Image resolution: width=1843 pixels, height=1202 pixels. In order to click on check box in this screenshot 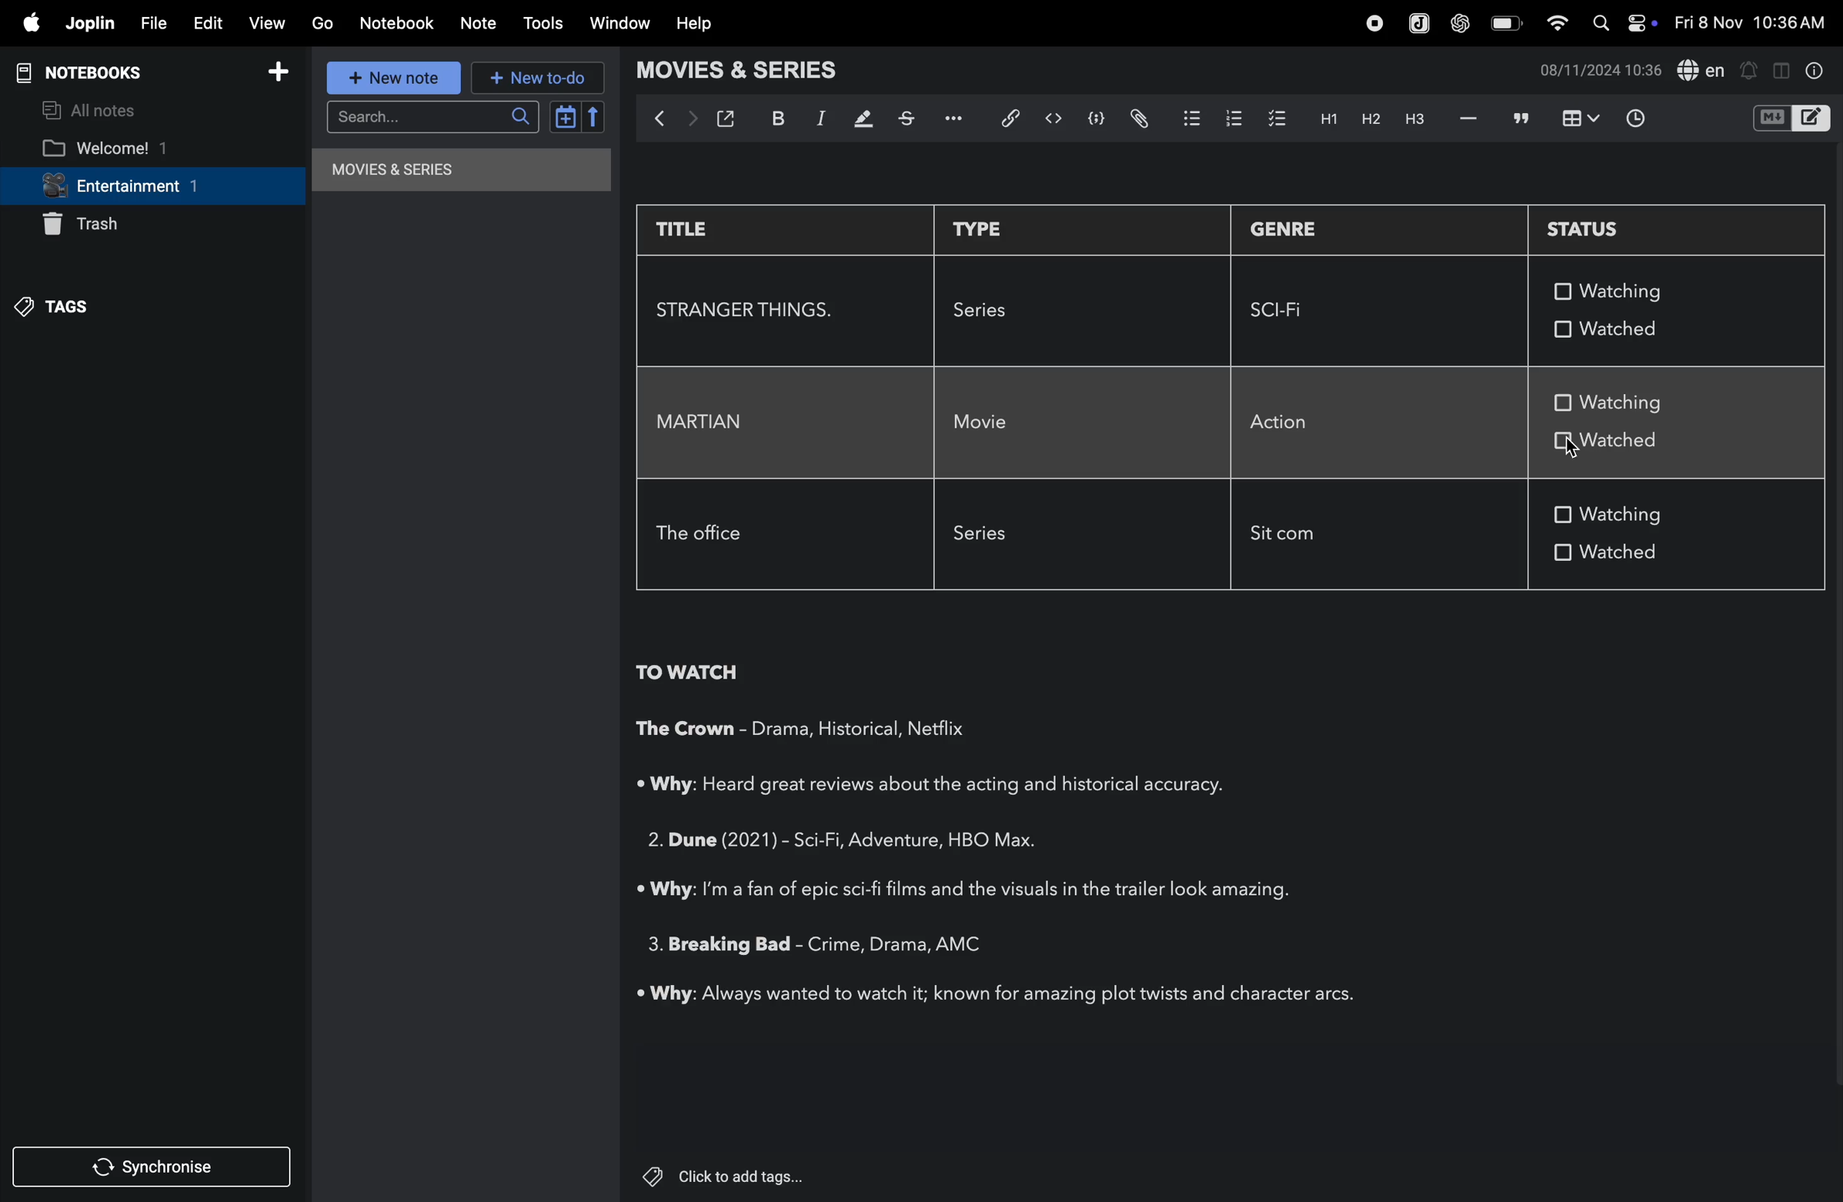, I will do `click(1563, 551)`.